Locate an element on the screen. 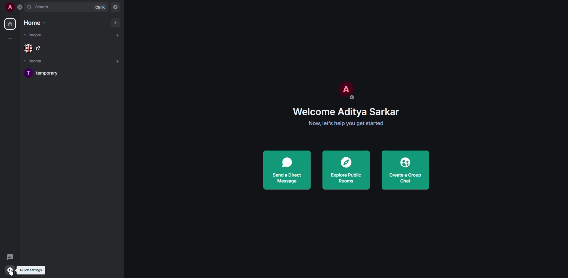  search is located at coordinates (39, 7).